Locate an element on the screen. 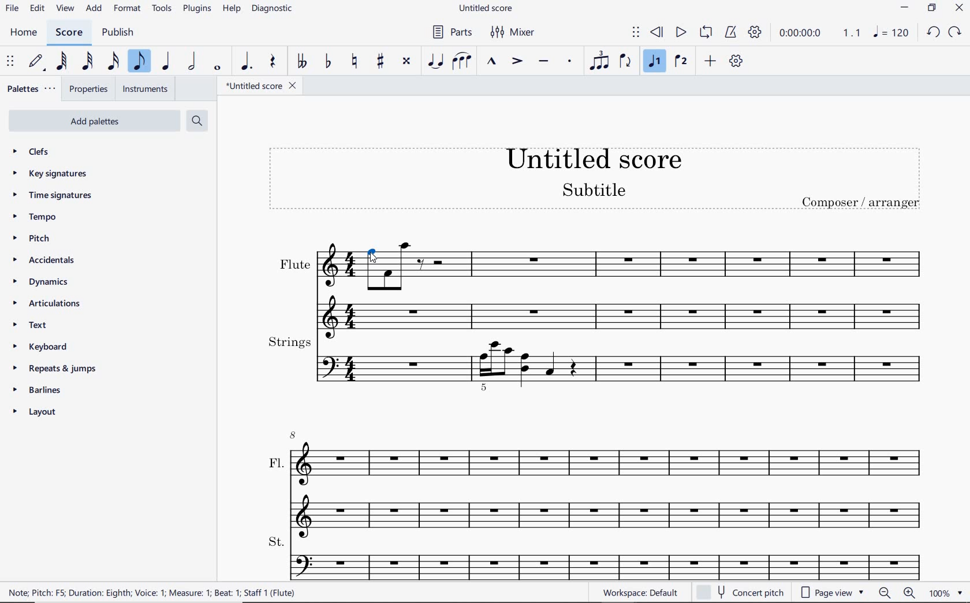 The width and height of the screenshot is (970, 603). TOGGLE NATURAL is located at coordinates (355, 62).